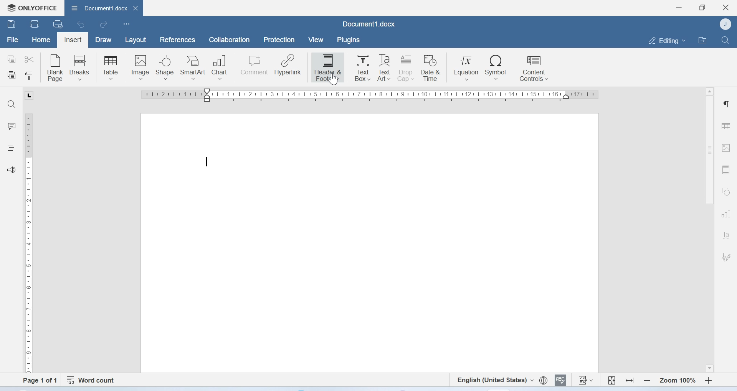  I want to click on Draw, so click(105, 39).